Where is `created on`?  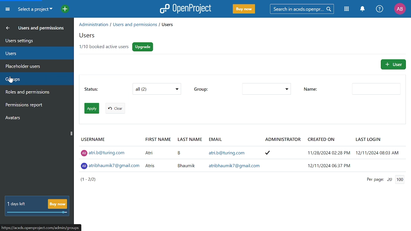
created on is located at coordinates (325, 159).